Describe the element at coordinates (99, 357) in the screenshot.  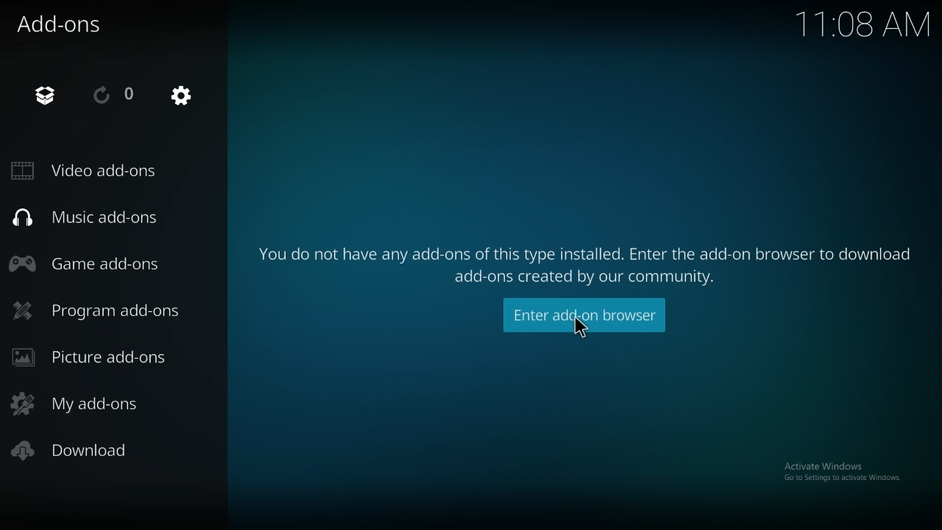
I see `picture add ons` at that location.